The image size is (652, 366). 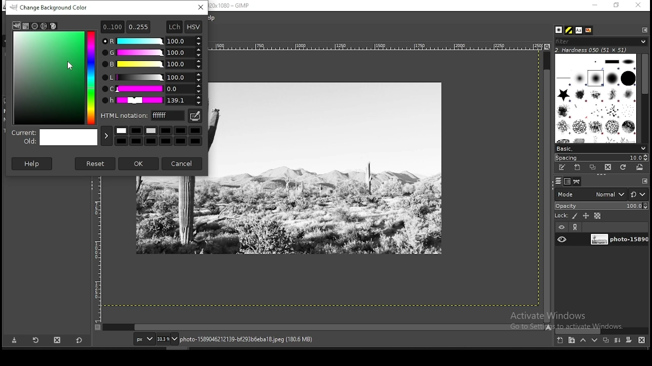 I want to click on color map, so click(x=54, y=77).